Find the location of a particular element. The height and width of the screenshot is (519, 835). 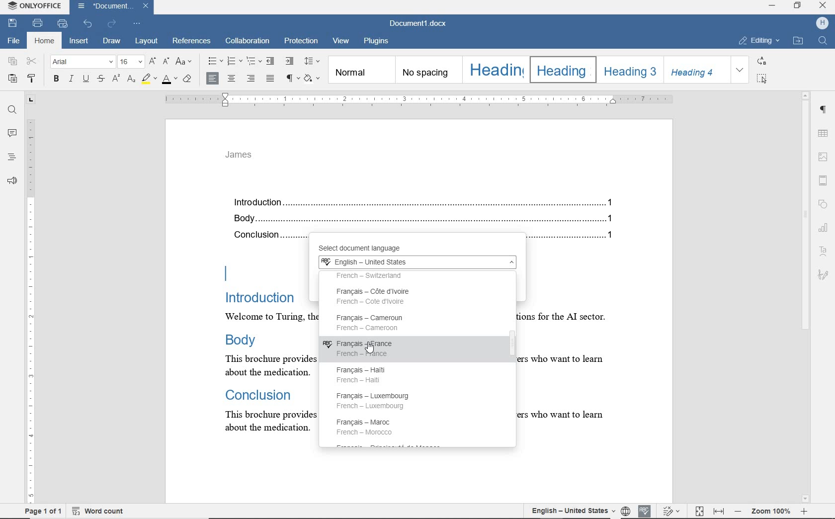

document name is located at coordinates (420, 22).